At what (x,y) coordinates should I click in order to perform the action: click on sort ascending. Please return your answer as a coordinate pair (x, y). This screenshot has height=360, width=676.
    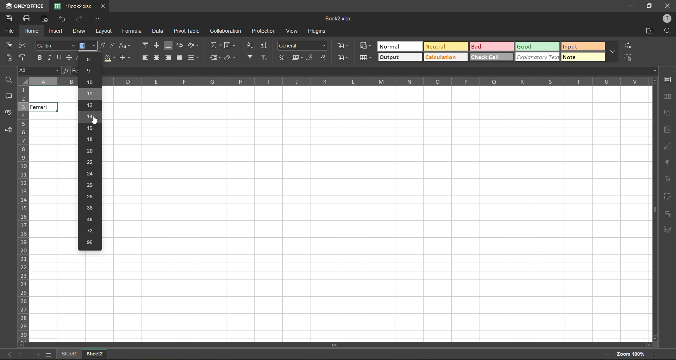
    Looking at the image, I should click on (250, 45).